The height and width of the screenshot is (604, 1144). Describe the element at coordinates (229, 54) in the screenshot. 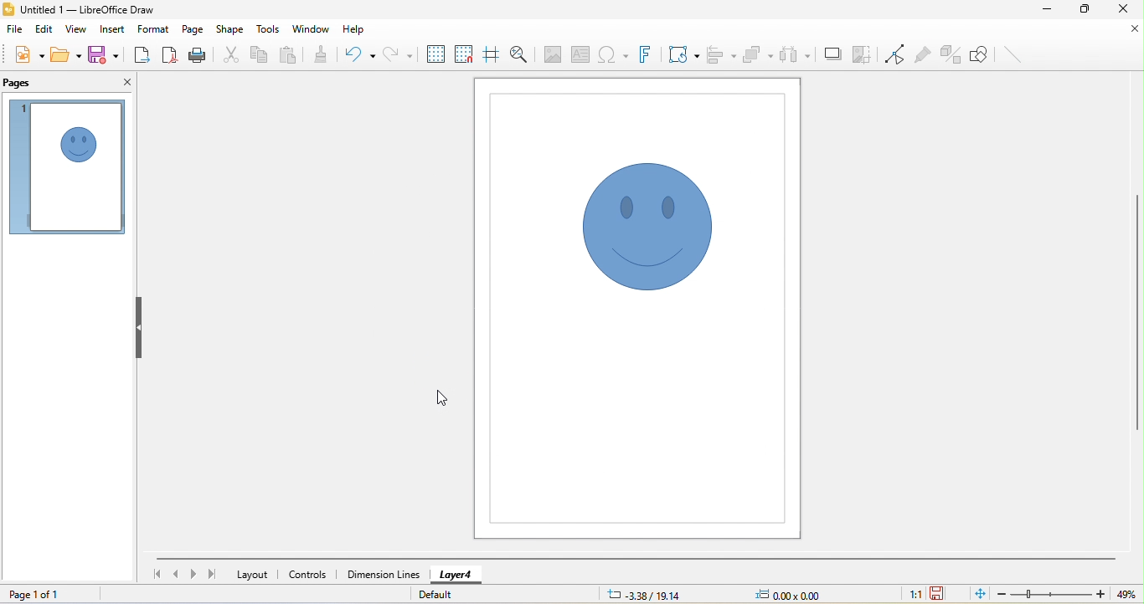

I see `cut` at that location.